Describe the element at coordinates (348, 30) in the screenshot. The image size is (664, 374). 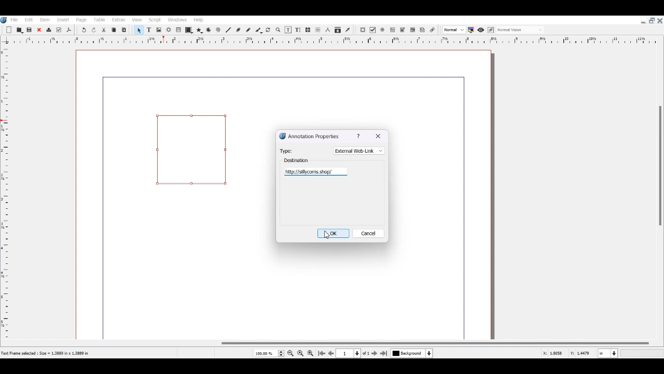
I see `Eye dropper` at that location.